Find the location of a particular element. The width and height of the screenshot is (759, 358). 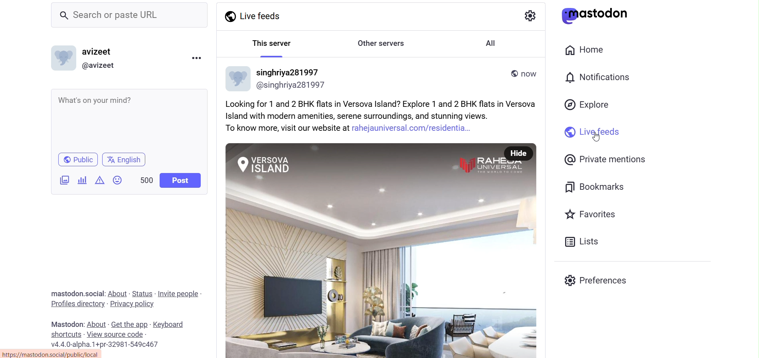

favorite is located at coordinates (593, 216).